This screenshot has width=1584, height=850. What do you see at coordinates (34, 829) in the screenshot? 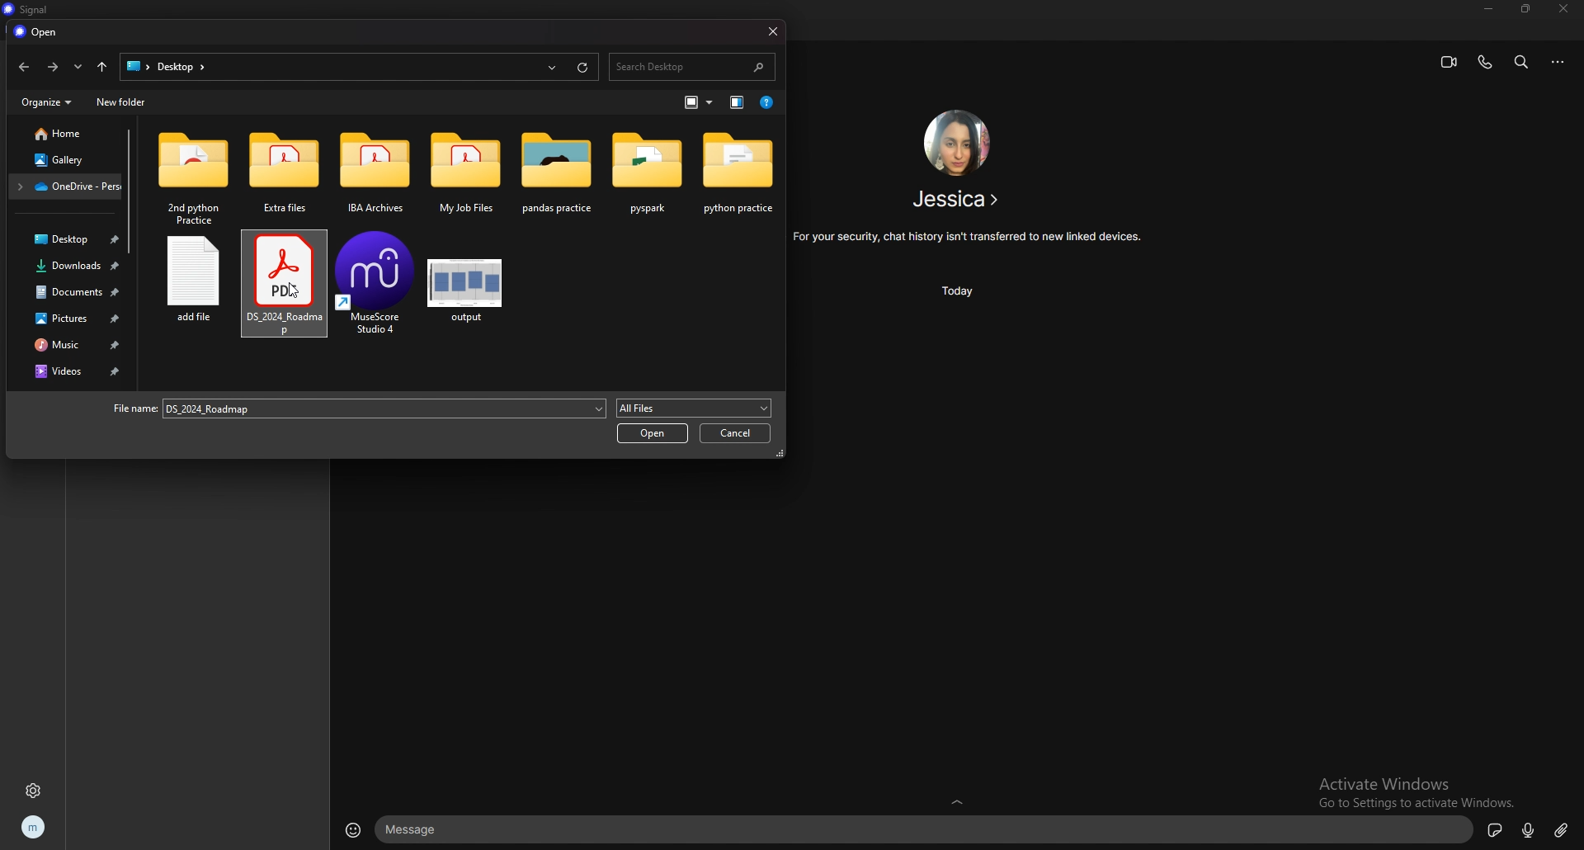
I see `profile` at bounding box center [34, 829].